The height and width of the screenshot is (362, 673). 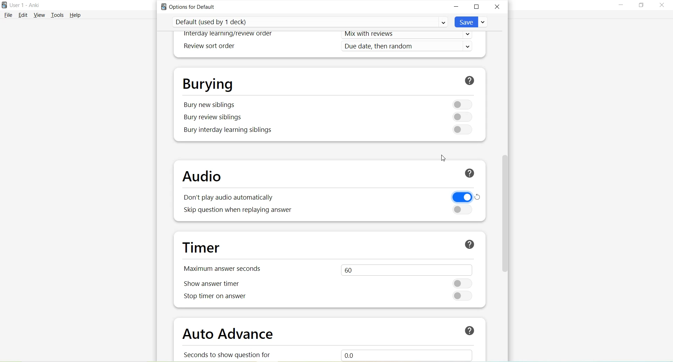 What do you see at coordinates (477, 7) in the screenshot?
I see `Maximize` at bounding box center [477, 7].